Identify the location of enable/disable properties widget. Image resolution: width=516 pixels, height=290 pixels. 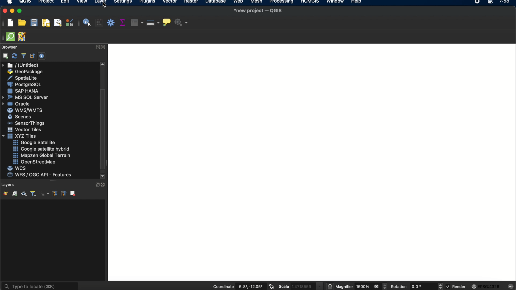
(42, 56).